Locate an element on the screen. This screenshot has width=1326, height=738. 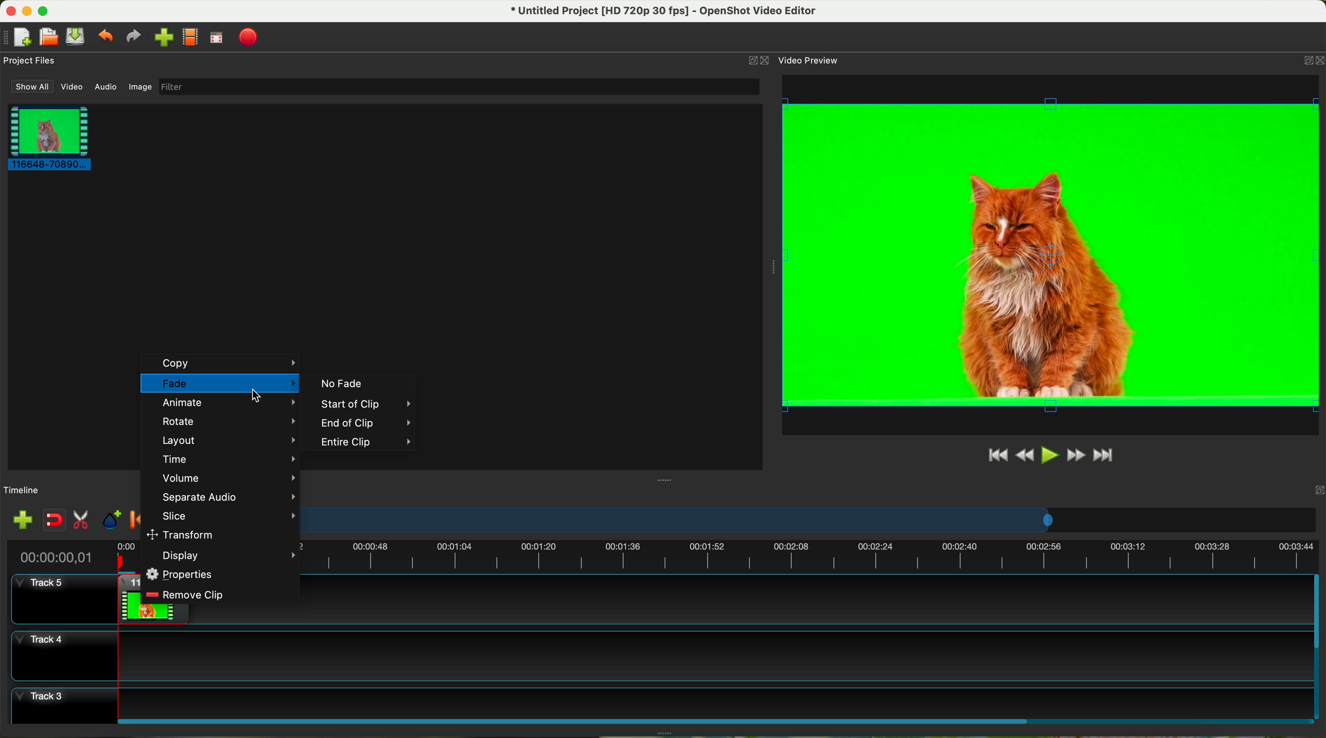
save project is located at coordinates (76, 37).